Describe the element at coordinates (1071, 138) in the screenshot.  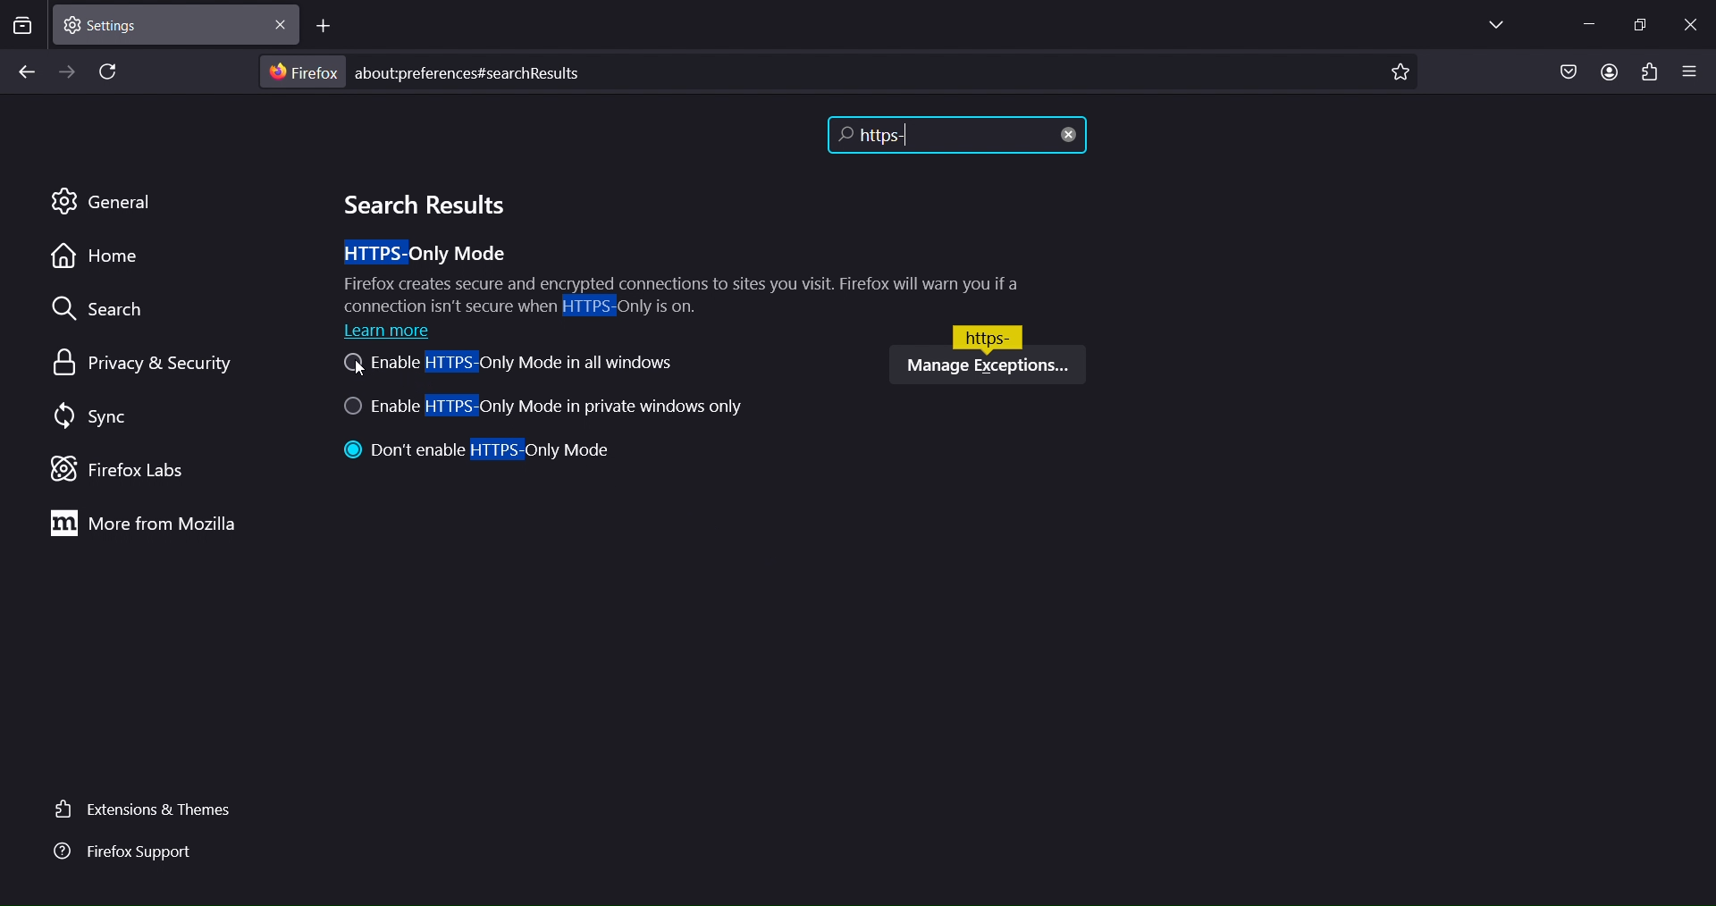
I see `close` at that location.